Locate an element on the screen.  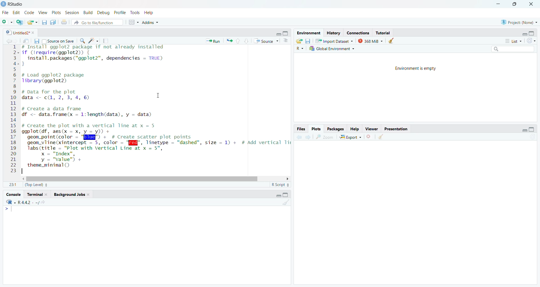
add is located at coordinates (7, 22).